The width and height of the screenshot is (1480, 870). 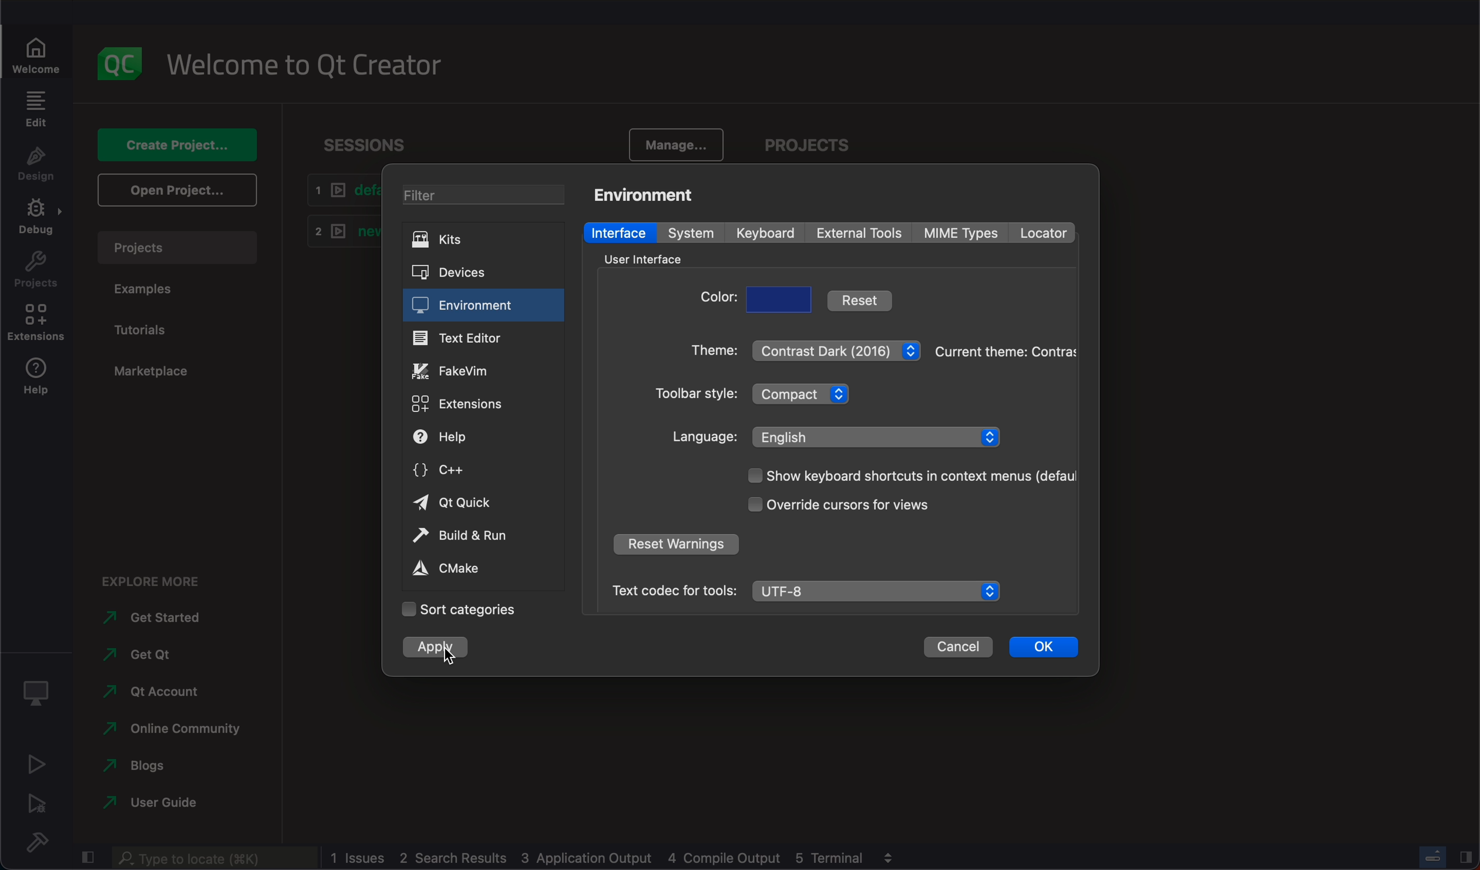 What do you see at coordinates (836, 350) in the screenshot?
I see `theme menu` at bounding box center [836, 350].